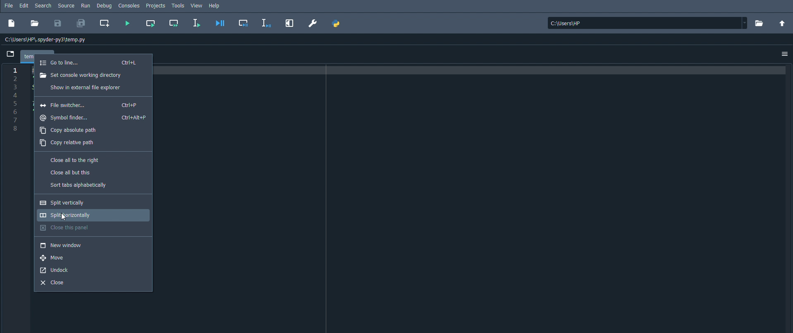  What do you see at coordinates (59, 23) in the screenshot?
I see `Save file` at bounding box center [59, 23].